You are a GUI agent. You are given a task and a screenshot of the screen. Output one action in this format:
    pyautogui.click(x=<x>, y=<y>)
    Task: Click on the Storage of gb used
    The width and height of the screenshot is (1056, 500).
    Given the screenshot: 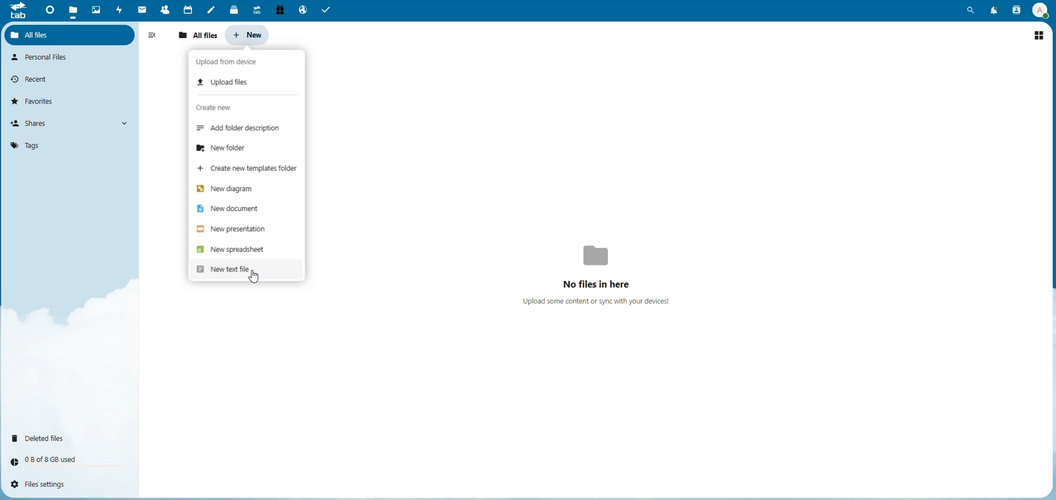 What is the action you would take?
    pyautogui.click(x=53, y=459)
    